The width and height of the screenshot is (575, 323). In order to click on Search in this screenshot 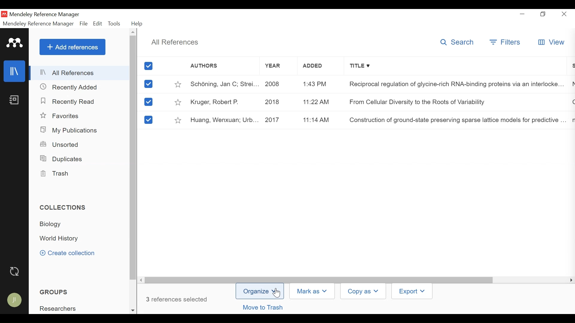, I will do `click(459, 43)`.